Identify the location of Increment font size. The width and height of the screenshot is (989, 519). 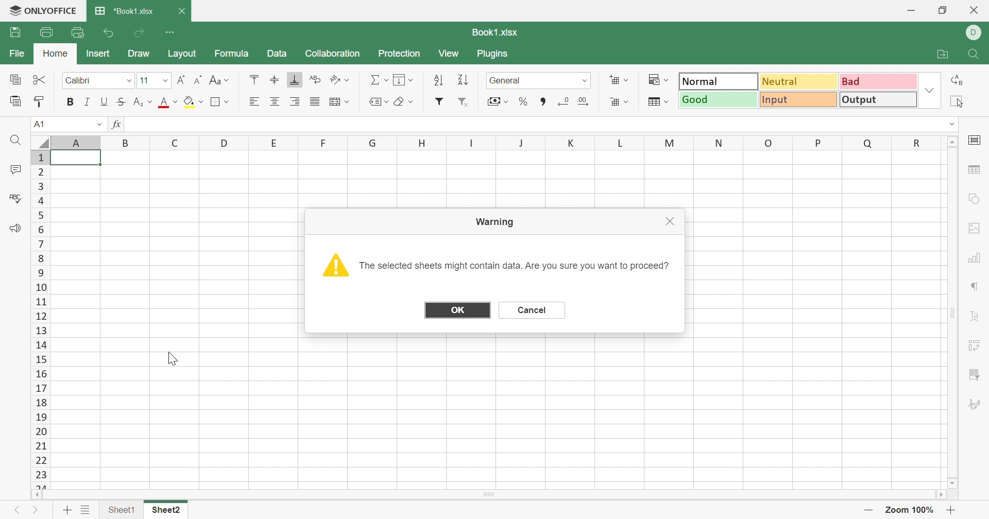
(181, 79).